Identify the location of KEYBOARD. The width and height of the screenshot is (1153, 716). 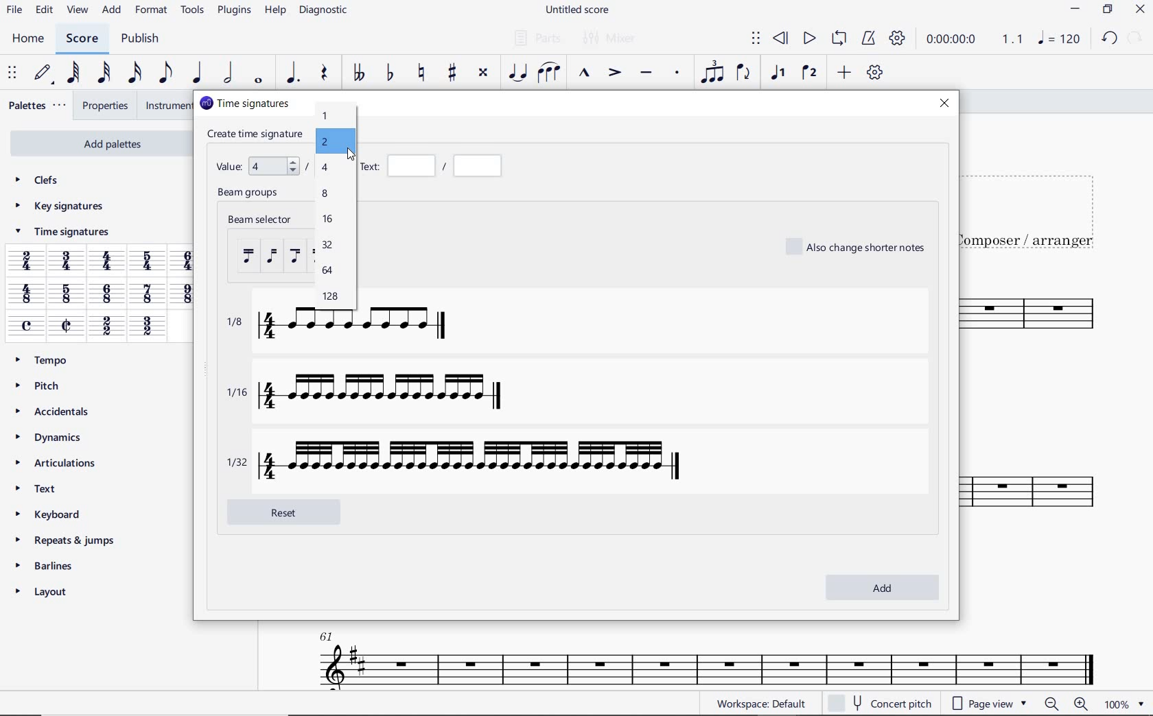
(50, 513).